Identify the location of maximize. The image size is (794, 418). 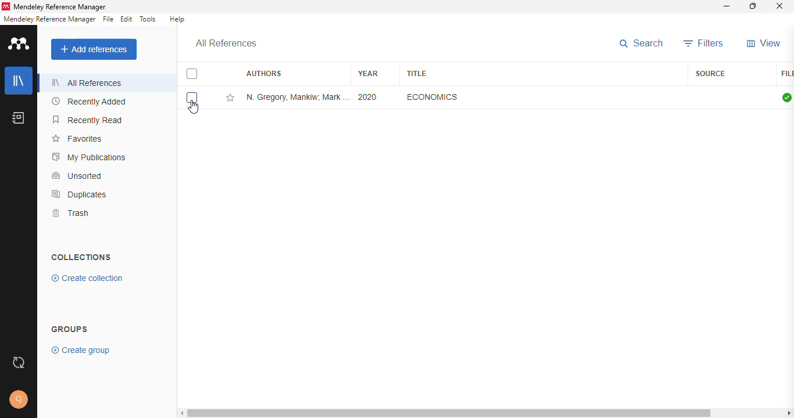
(753, 6).